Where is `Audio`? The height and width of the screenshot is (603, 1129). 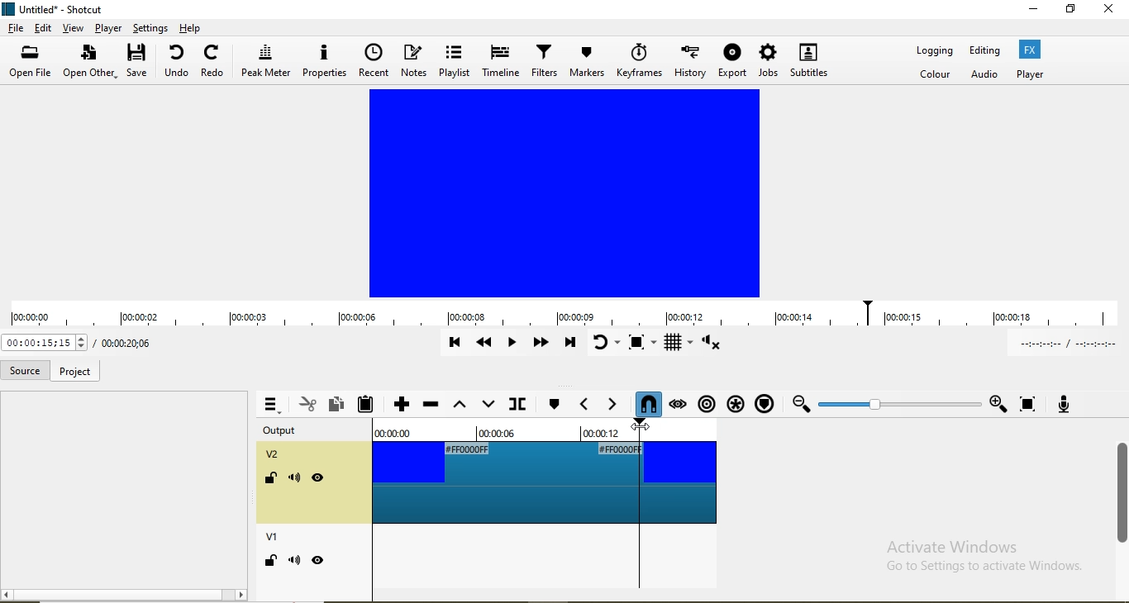 Audio is located at coordinates (986, 75).